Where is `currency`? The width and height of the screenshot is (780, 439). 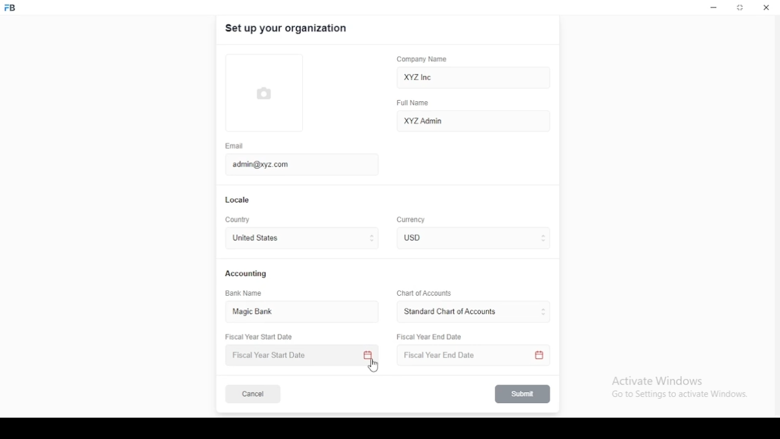
currency is located at coordinates (420, 238).